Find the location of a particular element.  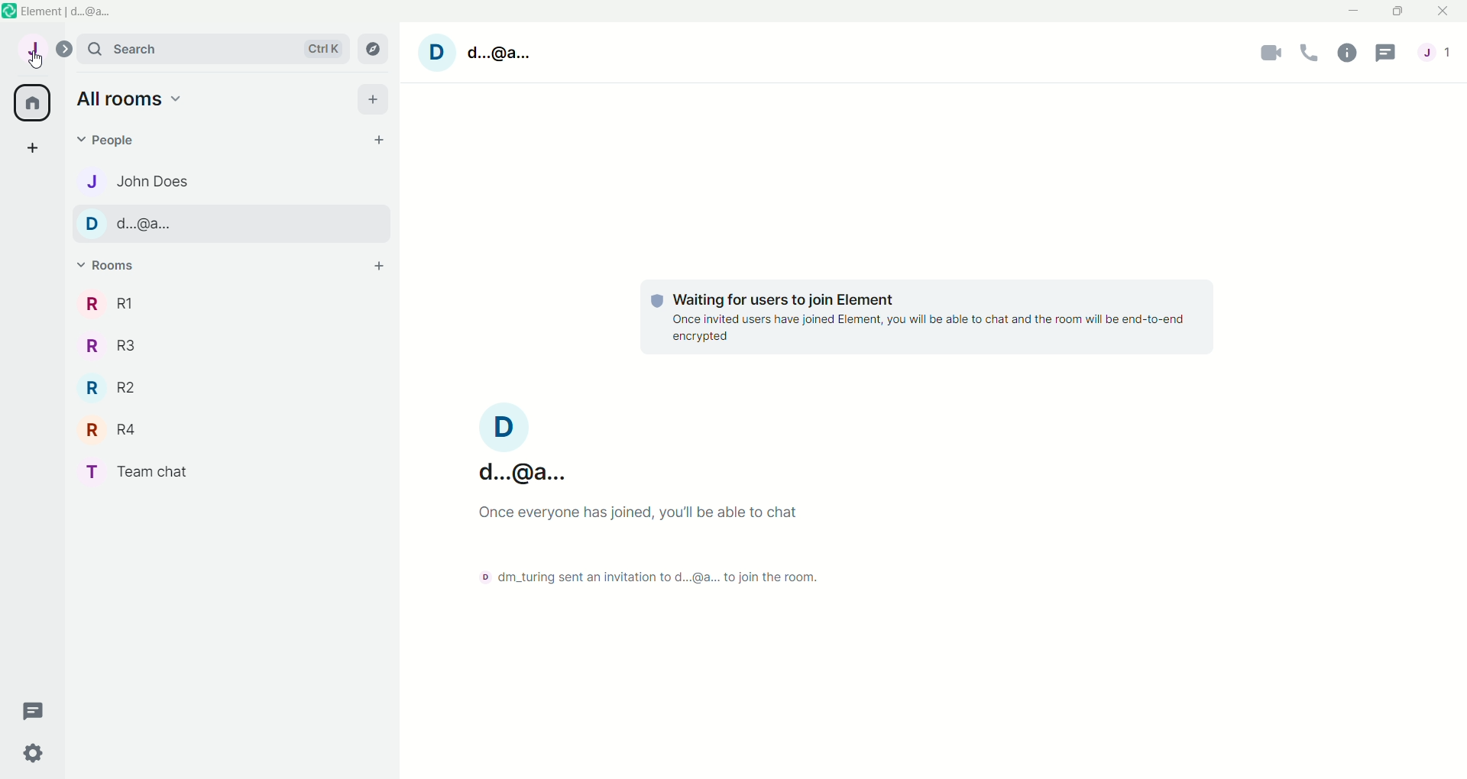

restore is located at coordinates (1398, 12).